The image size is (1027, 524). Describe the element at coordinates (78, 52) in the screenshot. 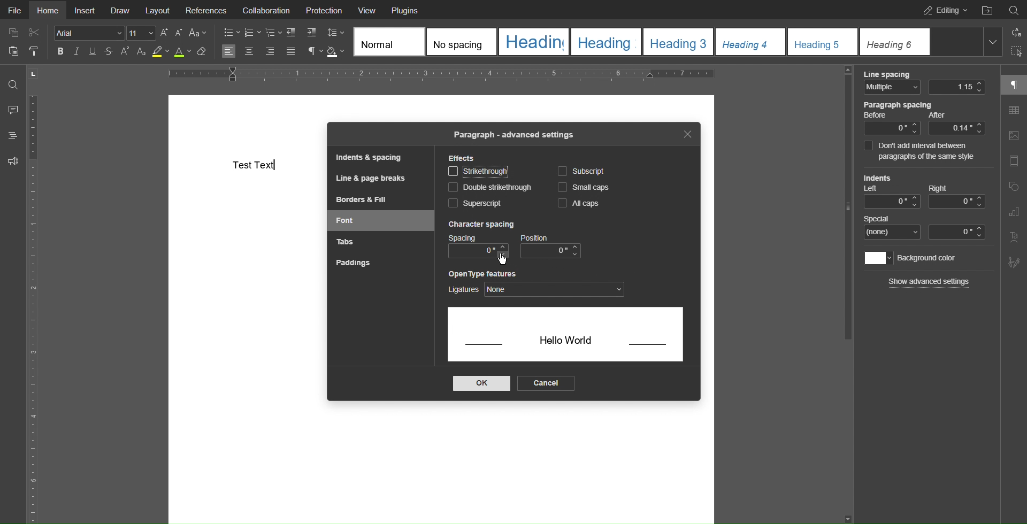

I see `Italics` at that location.